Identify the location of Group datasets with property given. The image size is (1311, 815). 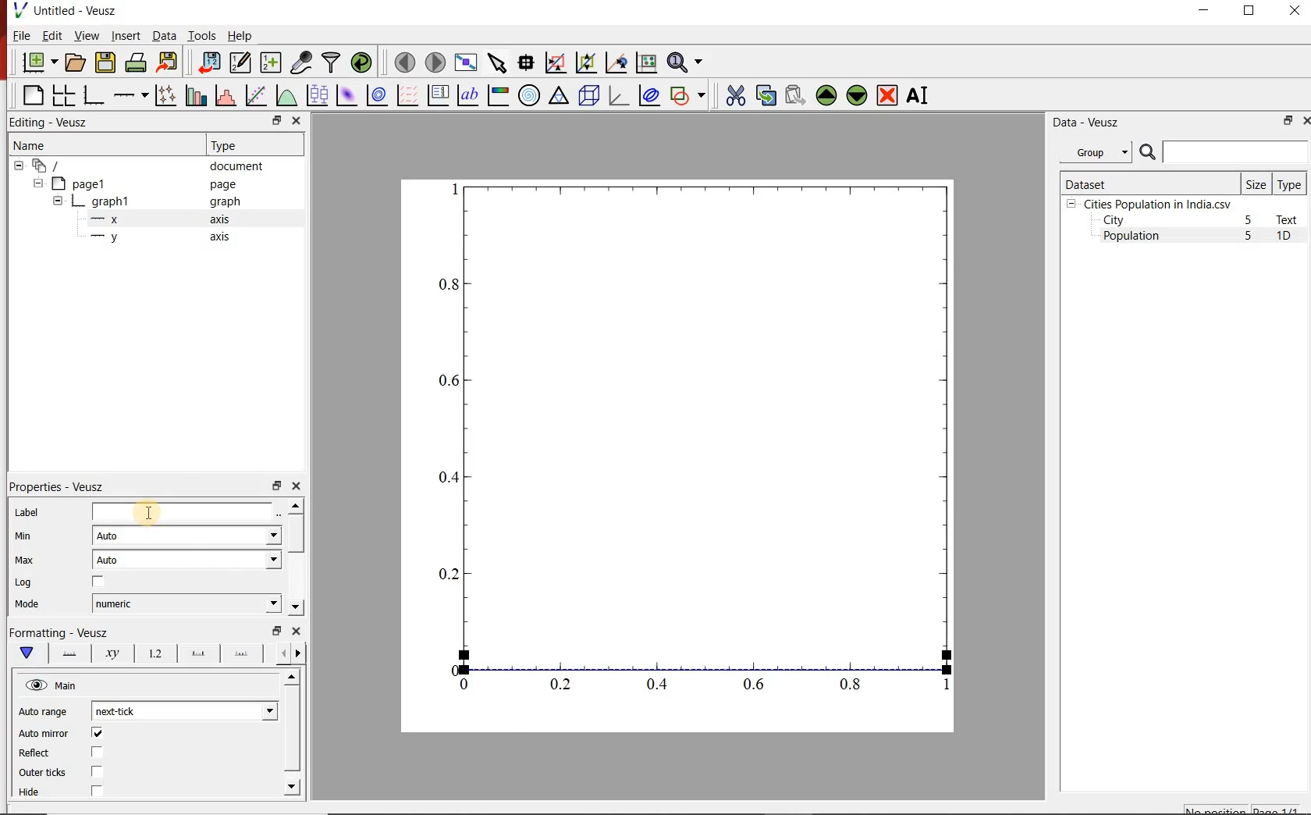
(1095, 151).